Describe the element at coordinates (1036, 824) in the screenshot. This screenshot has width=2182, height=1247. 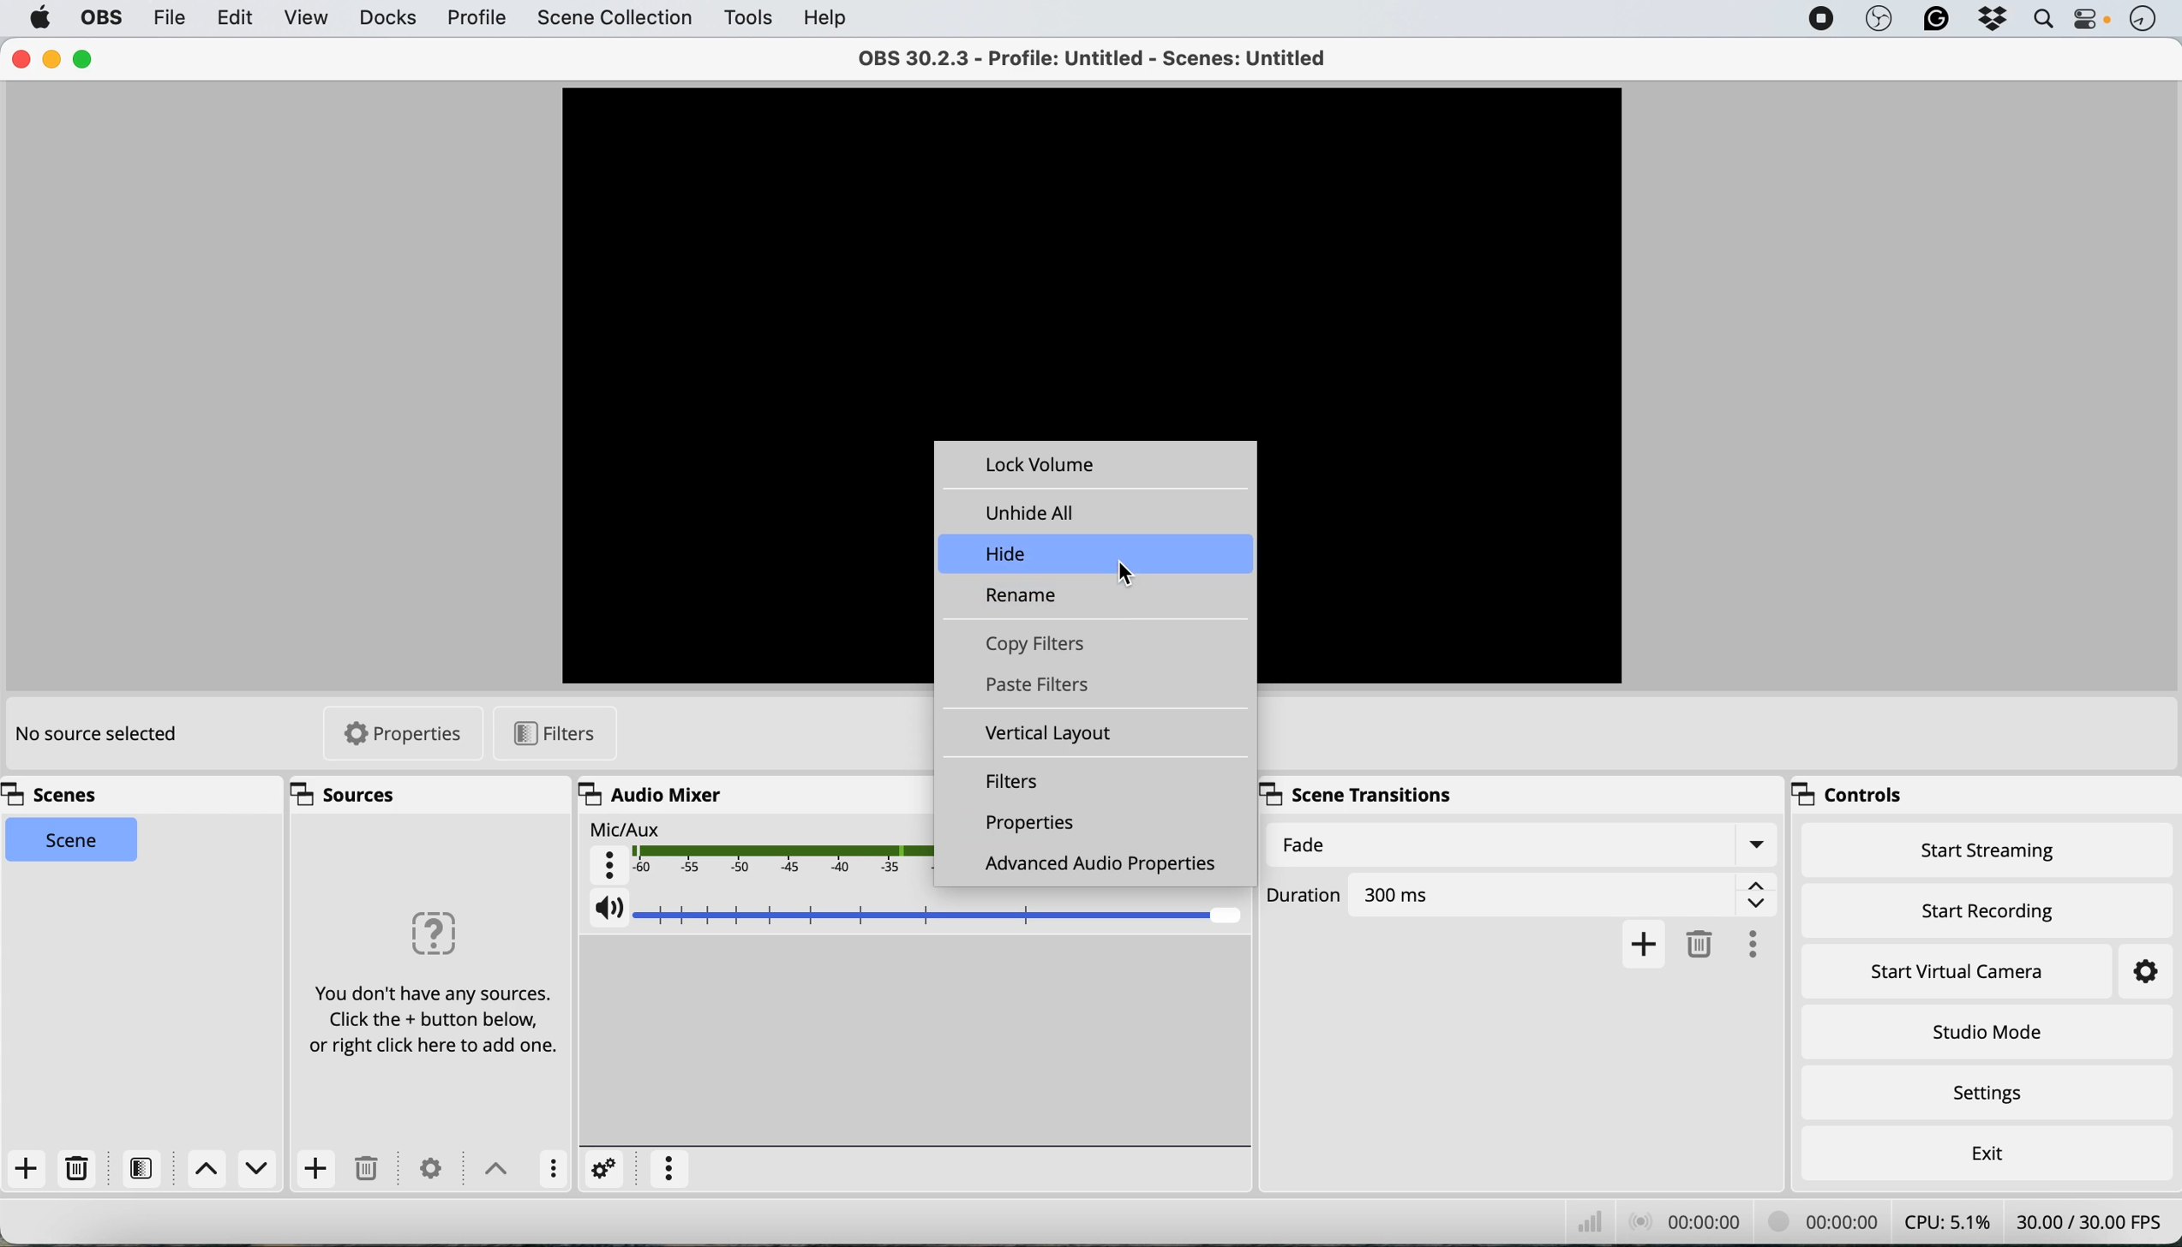
I see `properties` at that location.